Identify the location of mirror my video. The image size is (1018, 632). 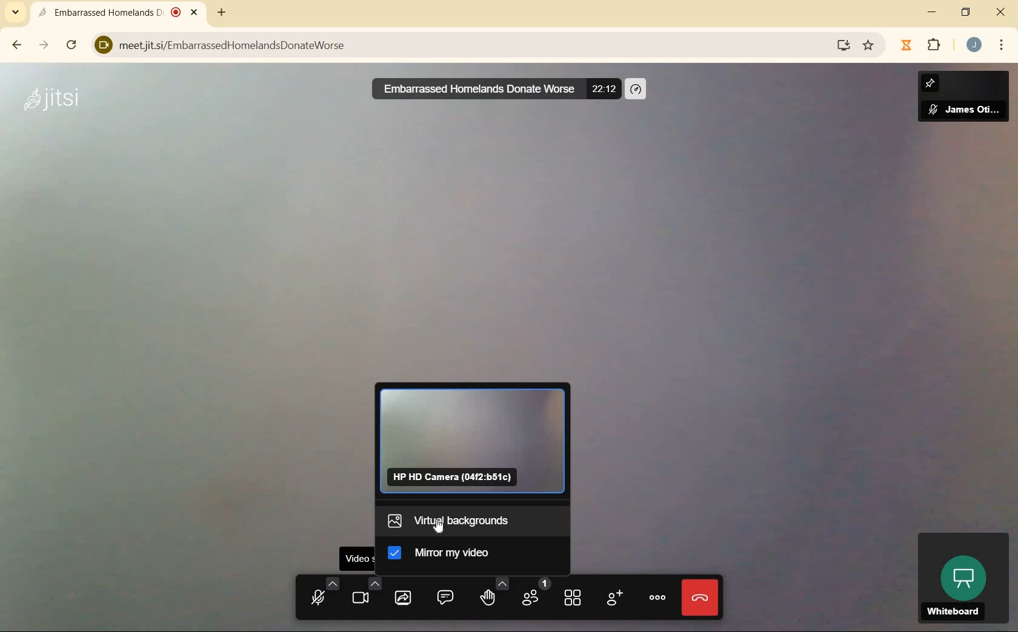
(461, 552).